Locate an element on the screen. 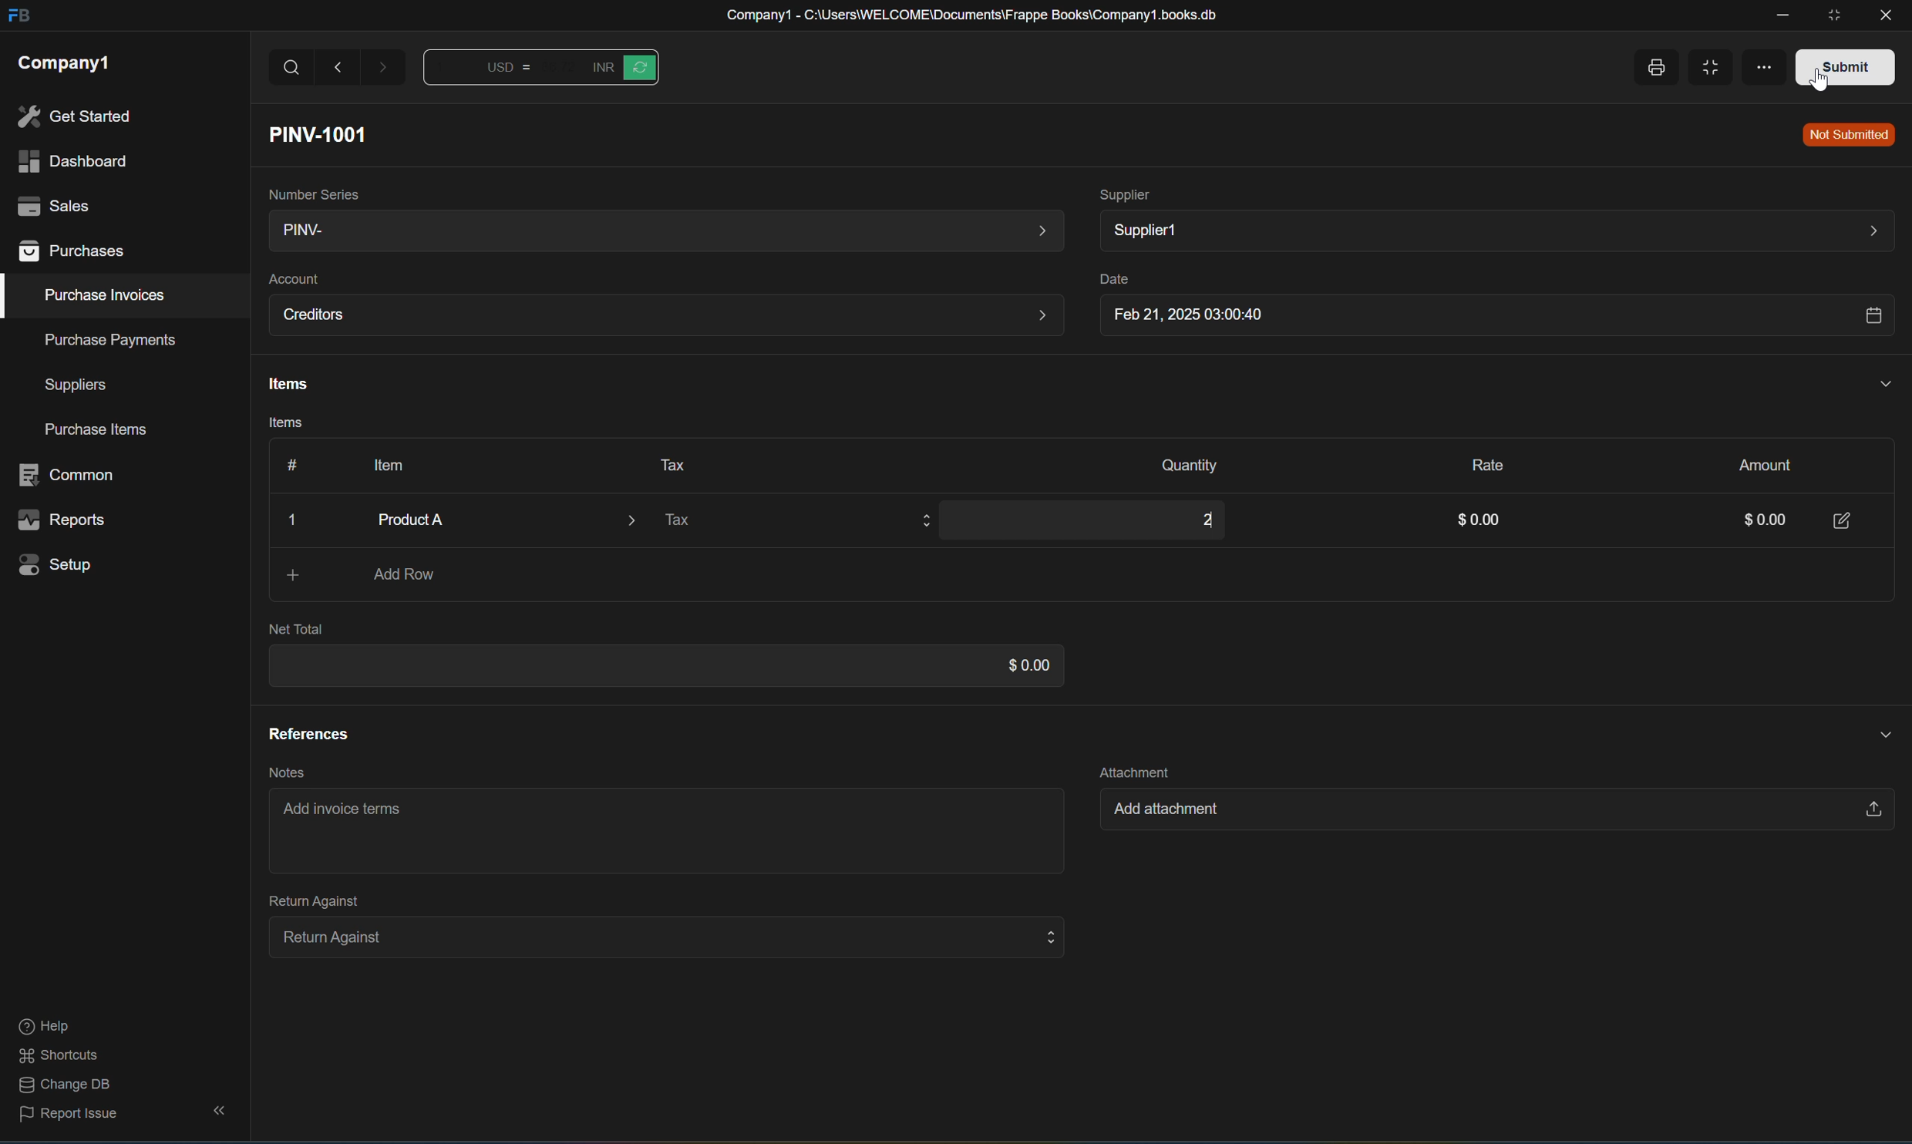 The image size is (1912, 1144). purchase payments is located at coordinates (99, 339).